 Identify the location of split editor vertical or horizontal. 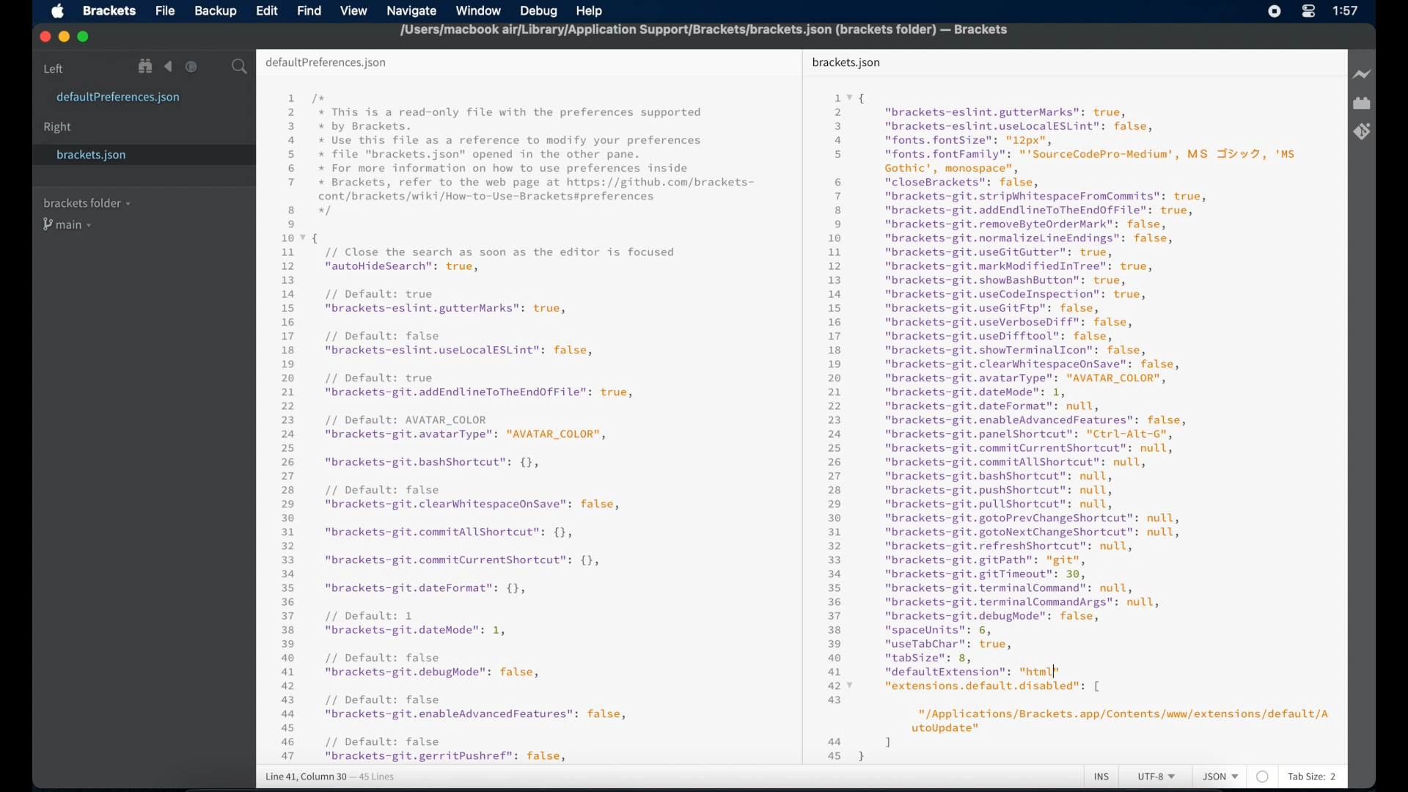
(215, 67).